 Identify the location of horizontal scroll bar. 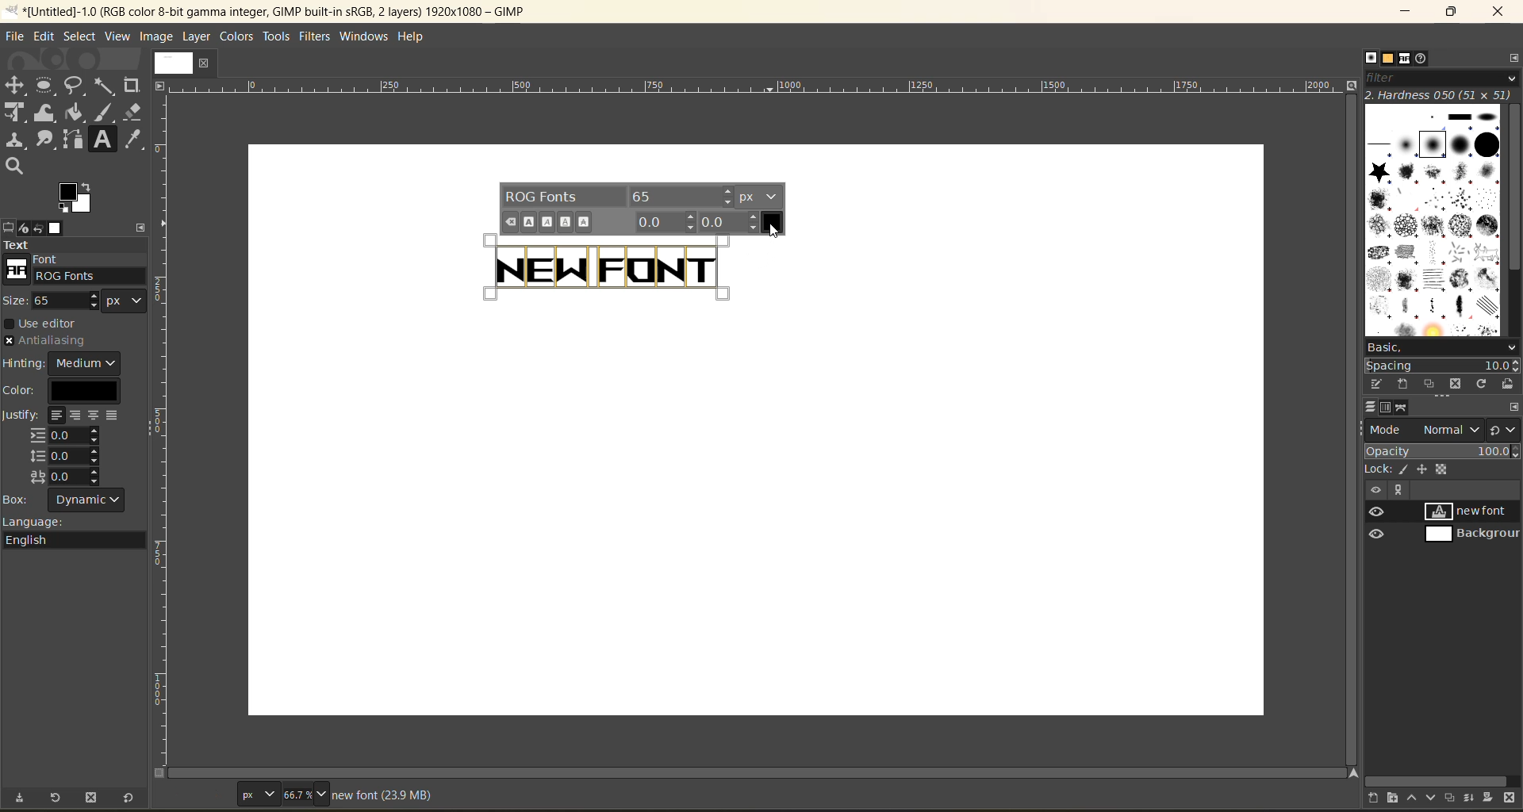
(1437, 781).